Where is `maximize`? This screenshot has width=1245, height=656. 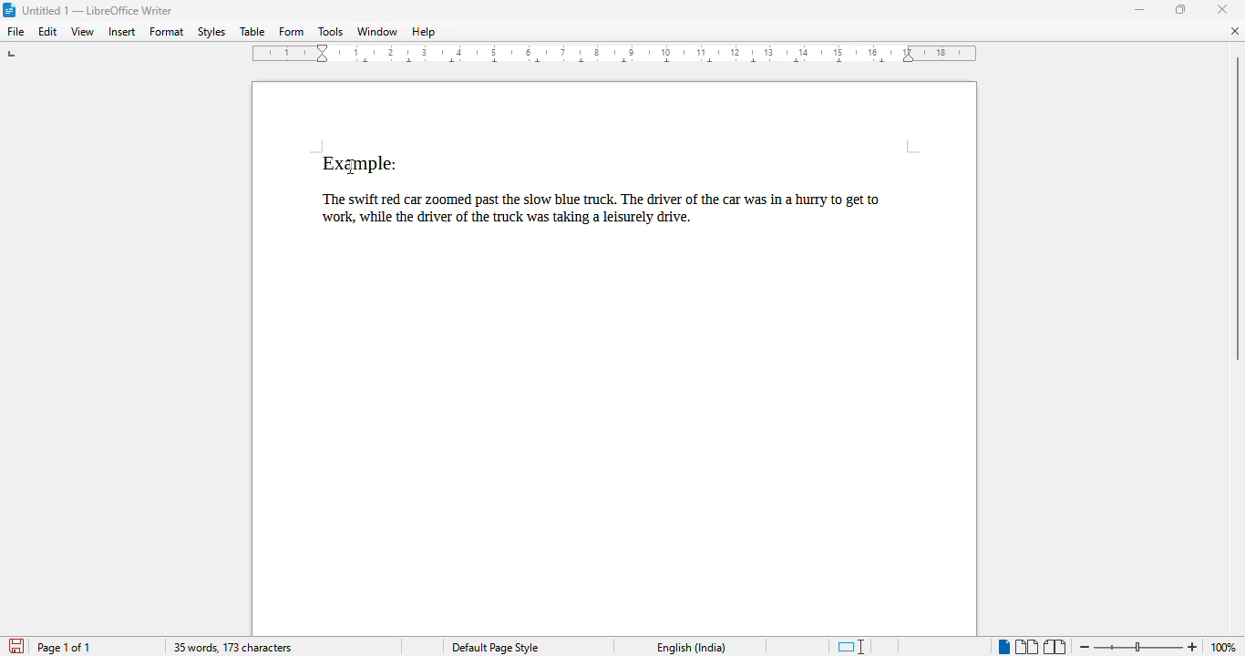
maximize is located at coordinates (1180, 8).